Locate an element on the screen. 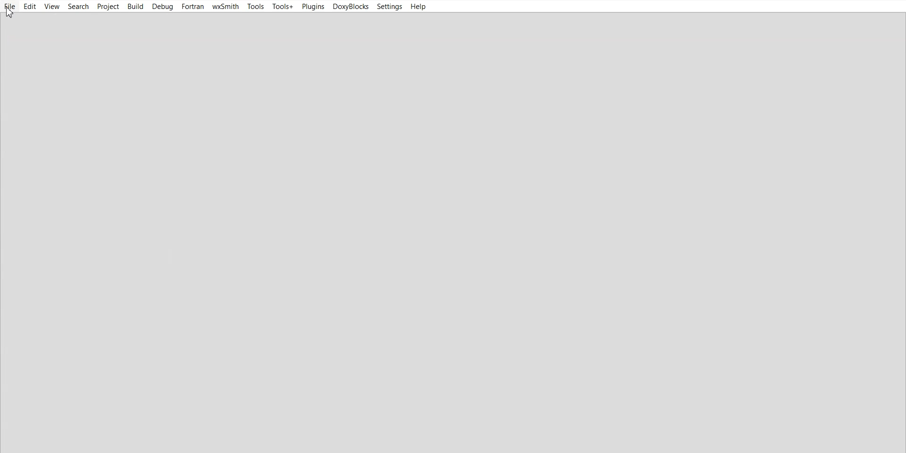 This screenshot has height=453, width=906. View is located at coordinates (52, 6).